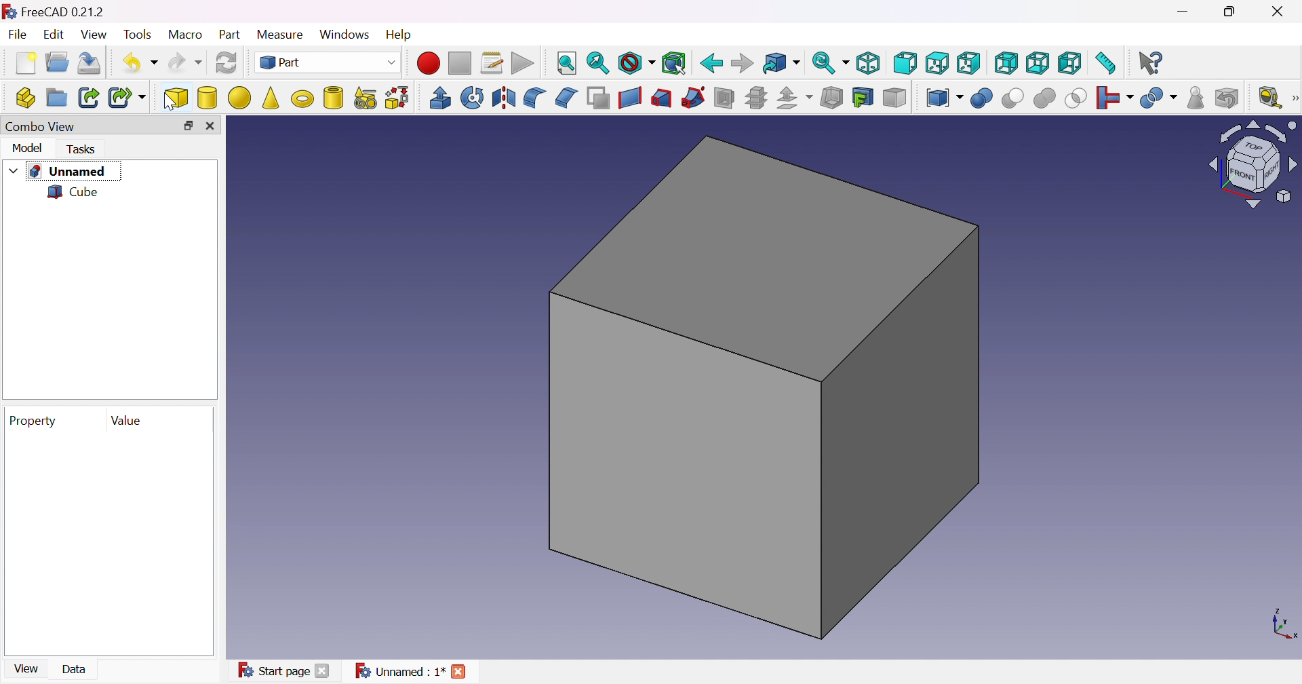 This screenshot has width=1302, height=684. What do you see at coordinates (303, 98) in the screenshot?
I see `Torus` at bounding box center [303, 98].